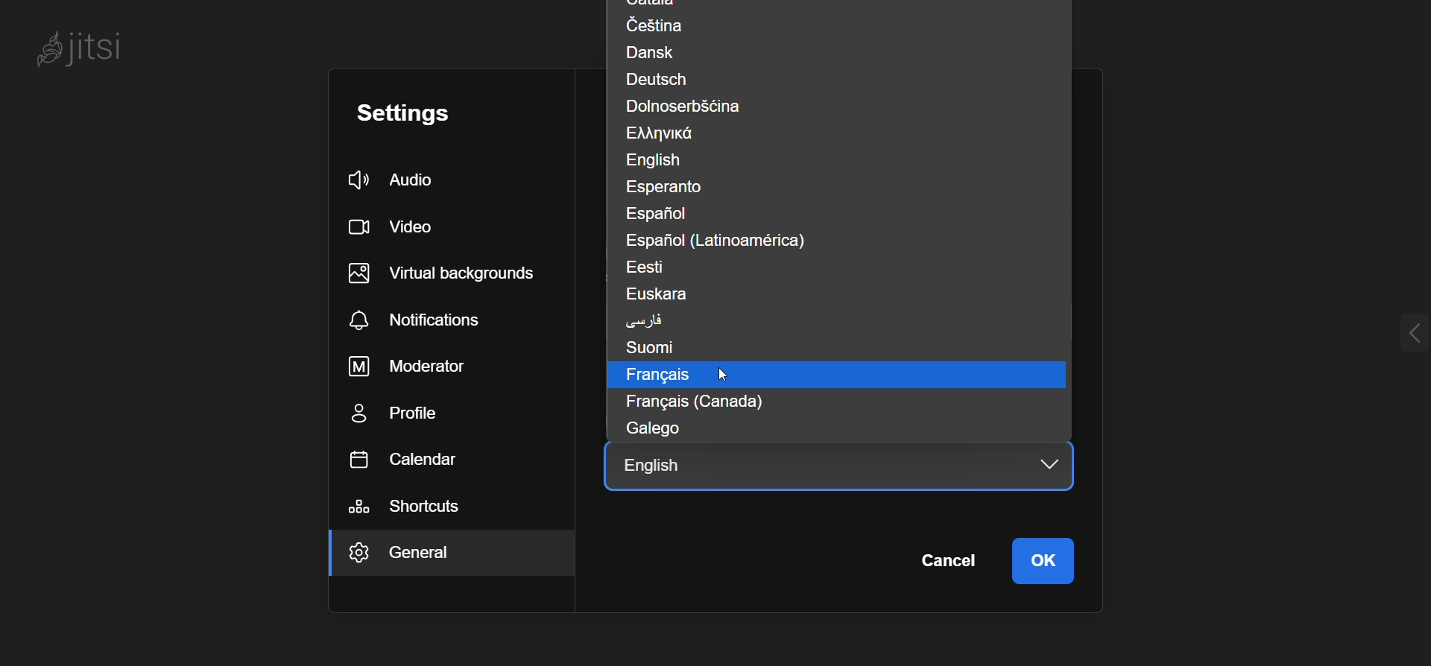 This screenshot has height=666, width=1431. I want to click on moderator, so click(416, 367).